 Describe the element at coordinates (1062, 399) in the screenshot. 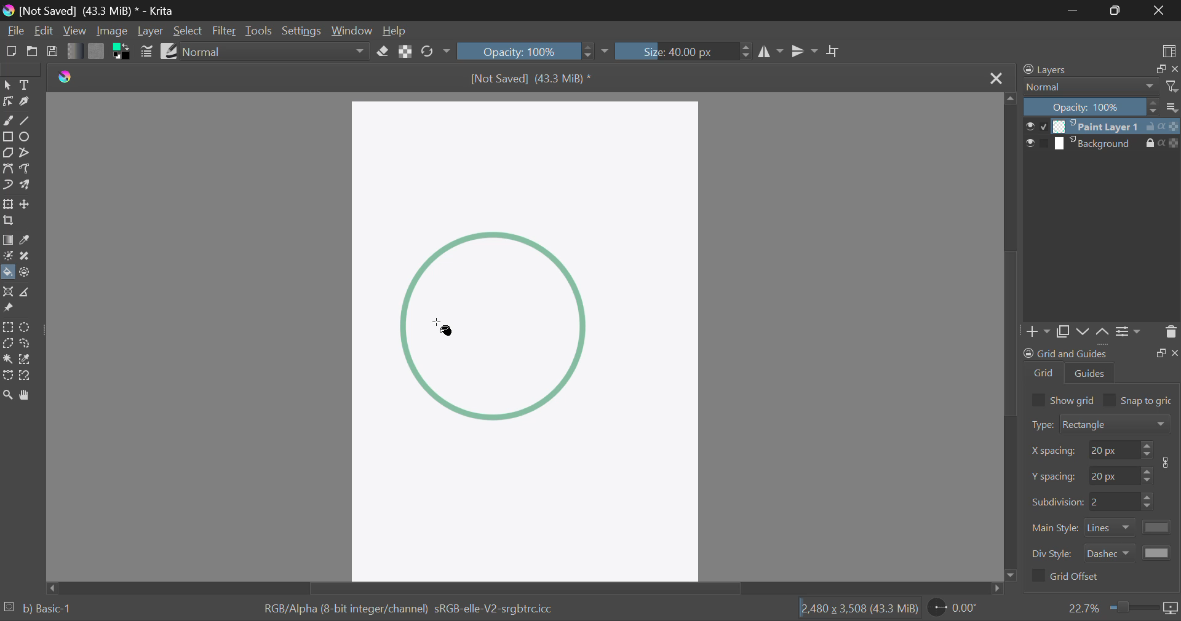

I see `Show grid` at that location.